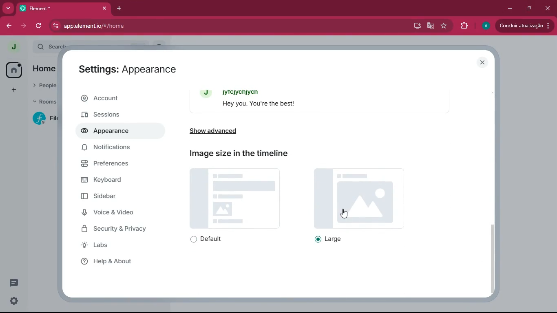 Image resolution: width=557 pixels, height=313 pixels. Describe the element at coordinates (115, 247) in the screenshot. I see `labs` at that location.